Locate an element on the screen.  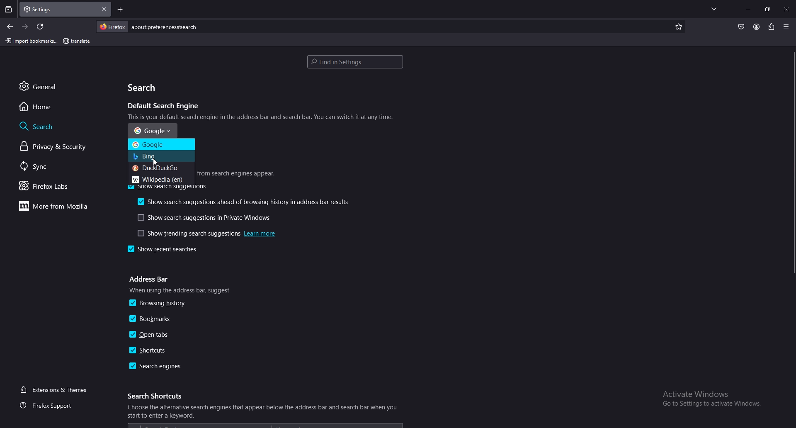
scroll bar is located at coordinates (791, 161).